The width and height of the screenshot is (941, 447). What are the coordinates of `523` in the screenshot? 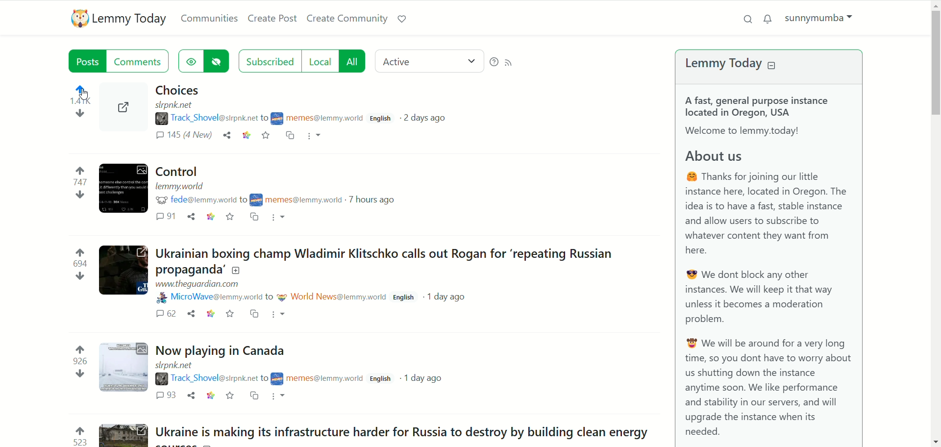 It's located at (80, 443).